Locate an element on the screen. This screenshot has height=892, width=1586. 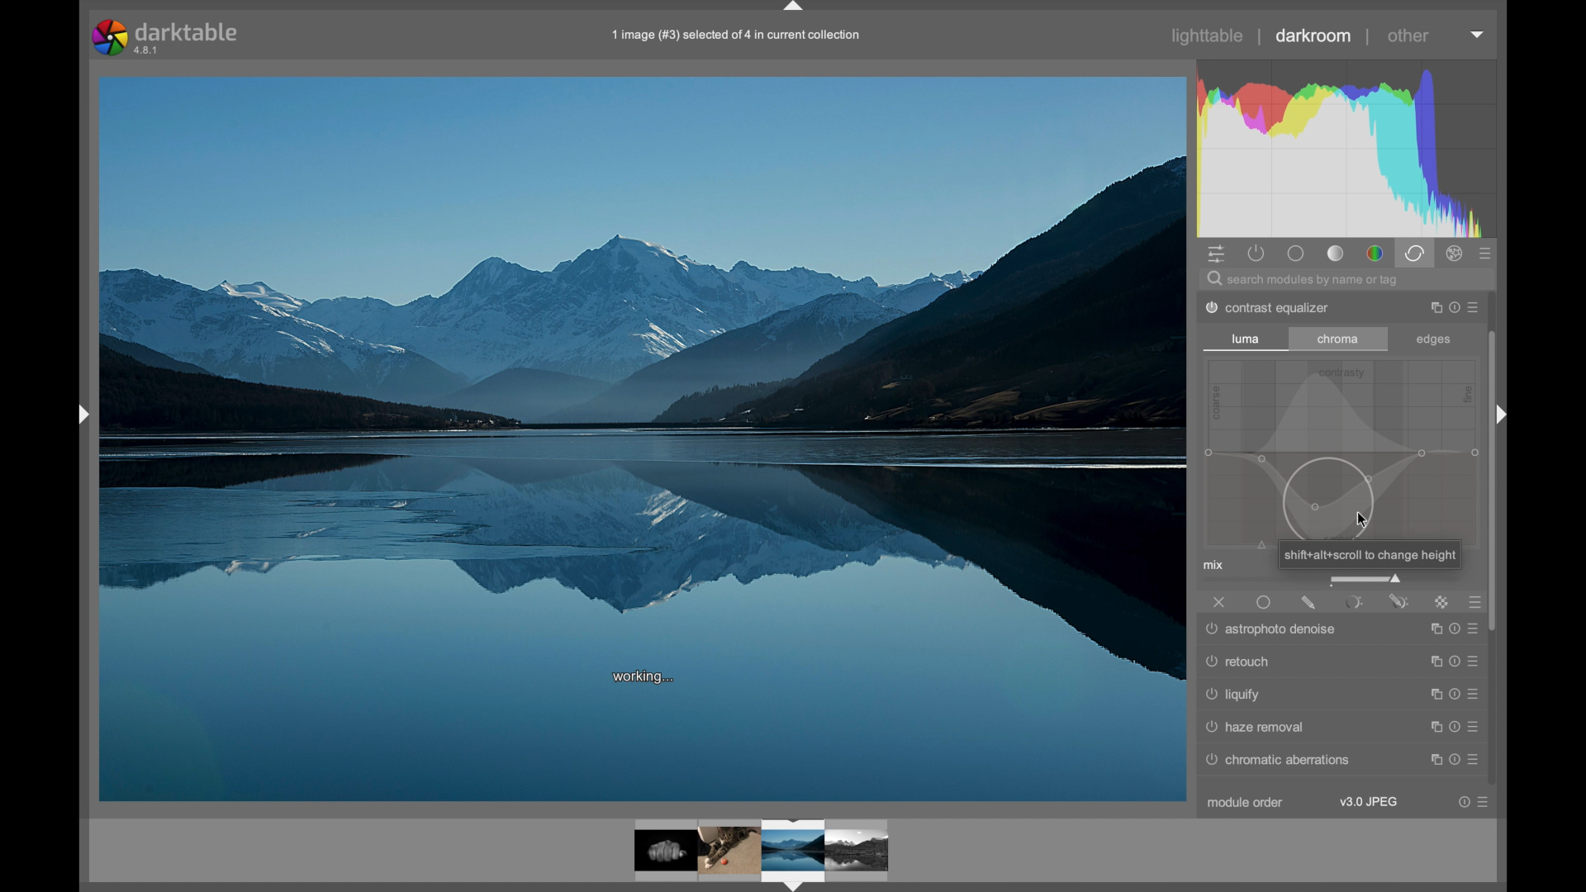
photo preview is located at coordinates (762, 852).